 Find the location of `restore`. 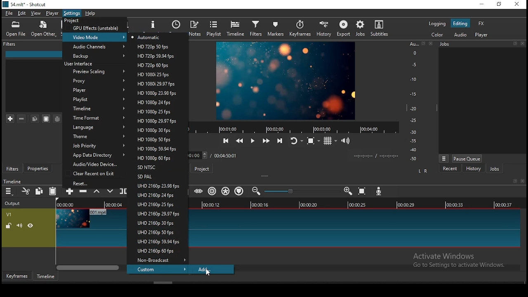

restore is located at coordinates (423, 44).